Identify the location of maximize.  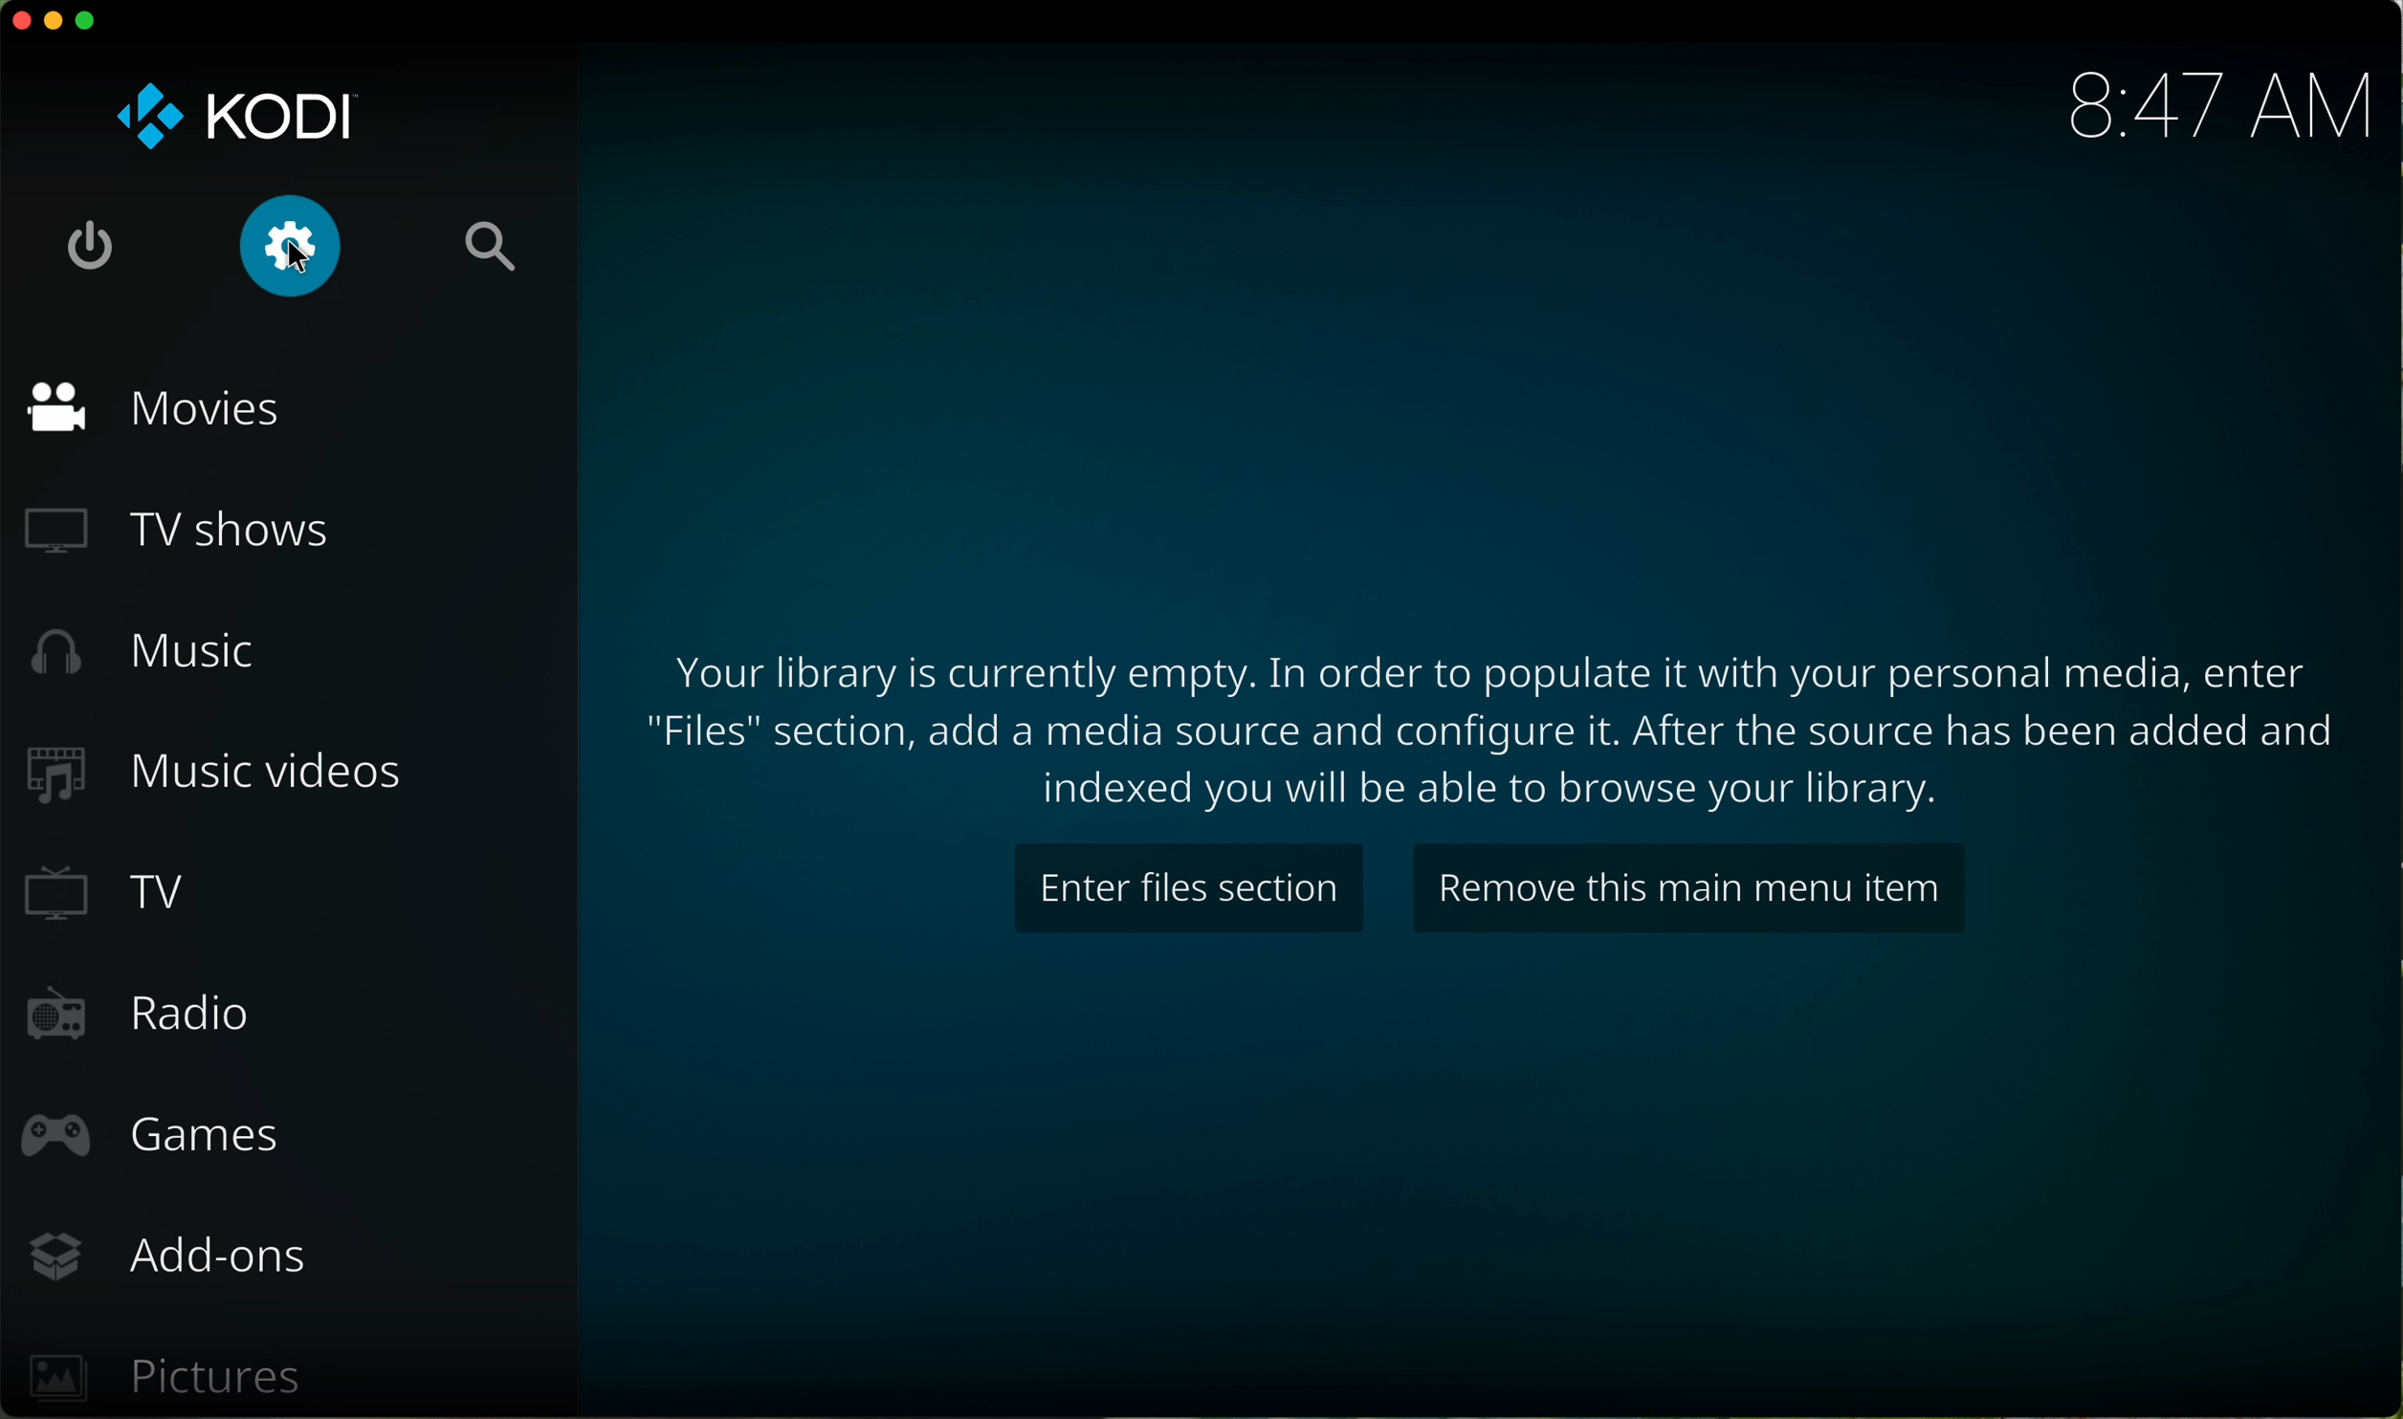
(93, 26).